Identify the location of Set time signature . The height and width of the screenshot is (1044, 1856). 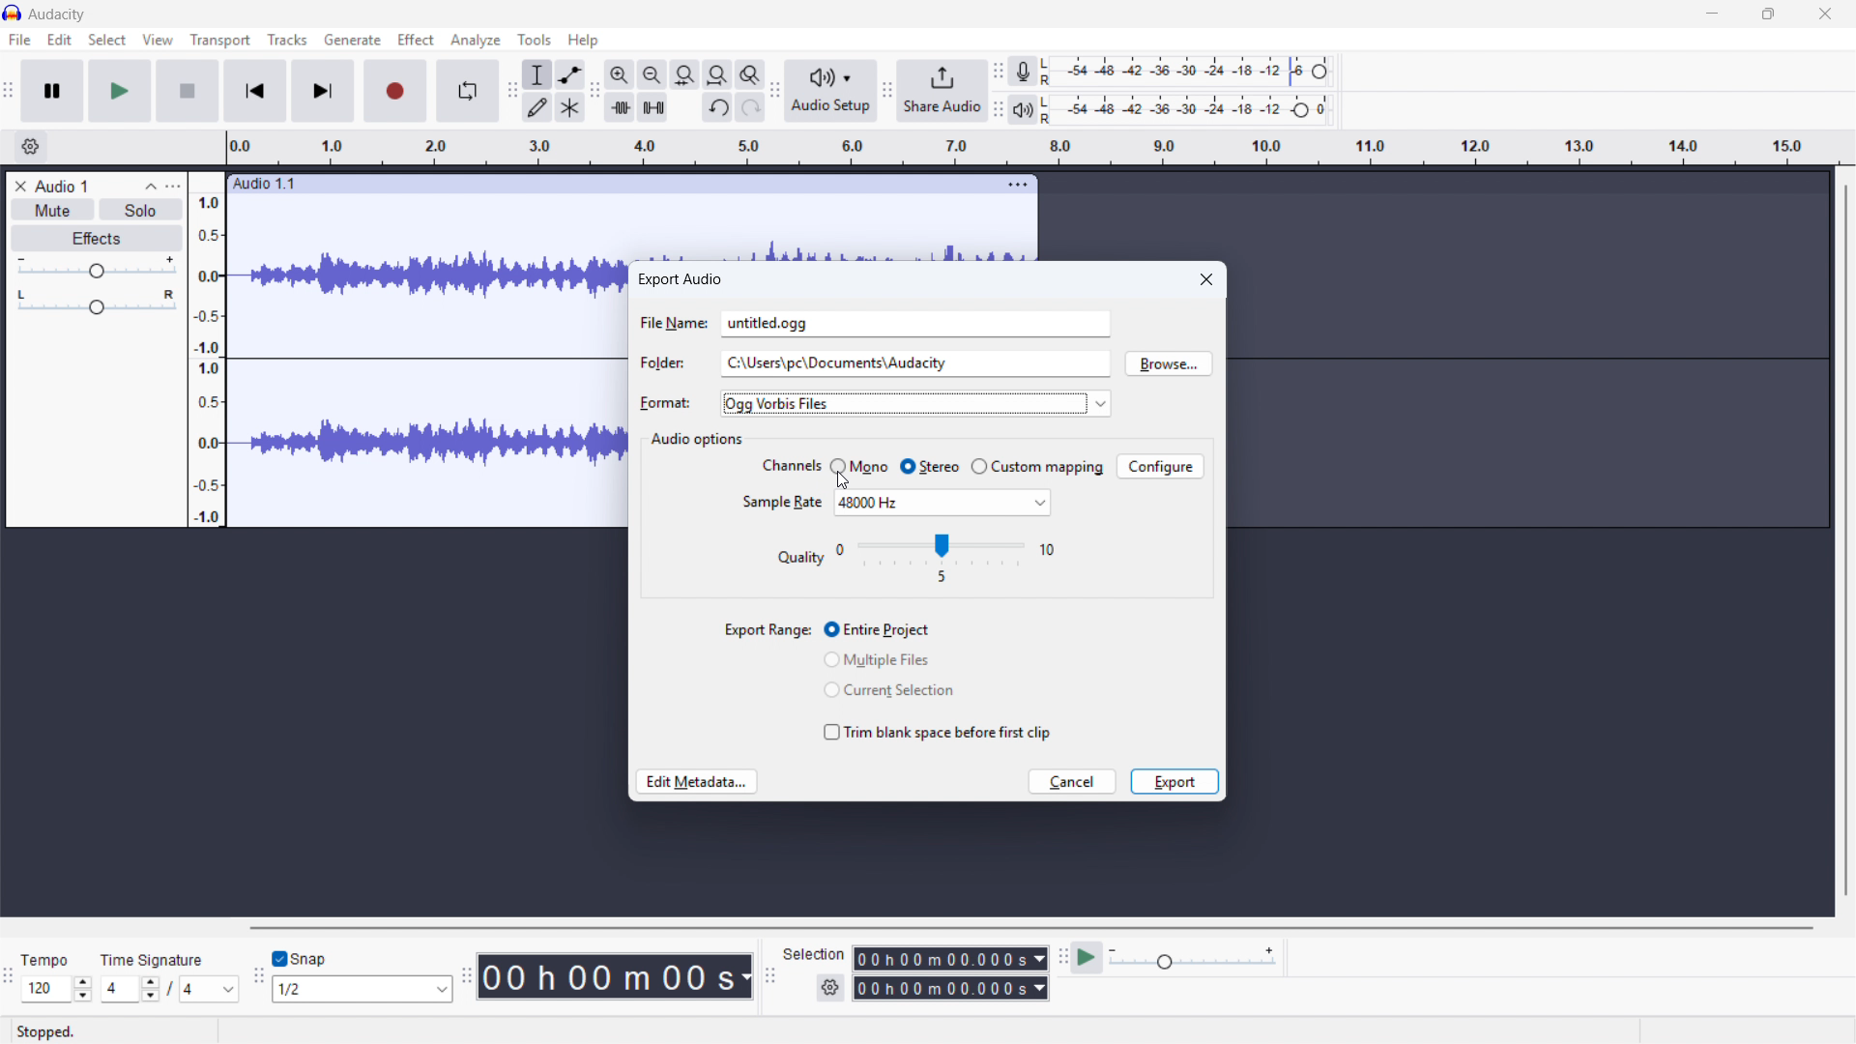
(132, 990).